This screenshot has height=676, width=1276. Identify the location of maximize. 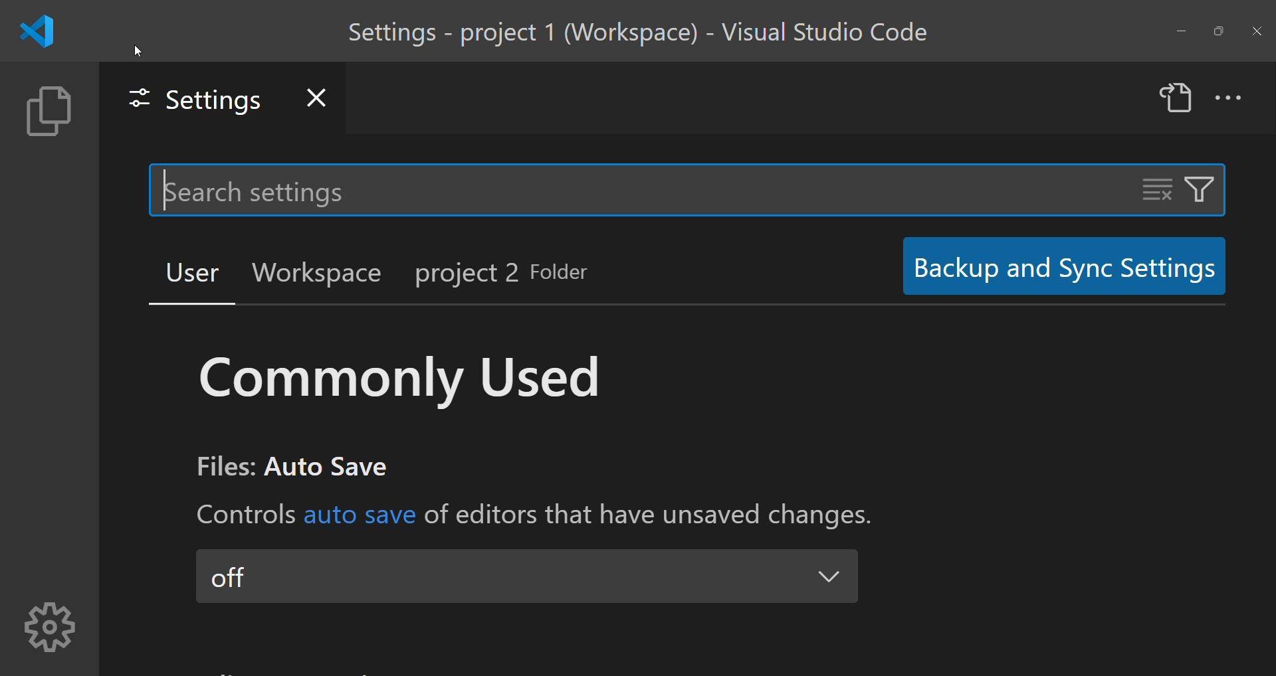
(1218, 33).